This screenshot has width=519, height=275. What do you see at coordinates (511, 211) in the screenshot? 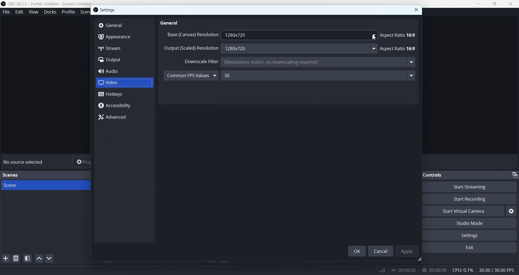
I see `Settings` at bounding box center [511, 211].